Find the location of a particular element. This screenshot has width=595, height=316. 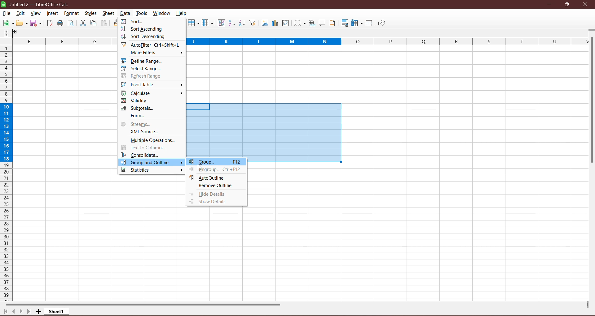

Add New Sheet is located at coordinates (39, 312).